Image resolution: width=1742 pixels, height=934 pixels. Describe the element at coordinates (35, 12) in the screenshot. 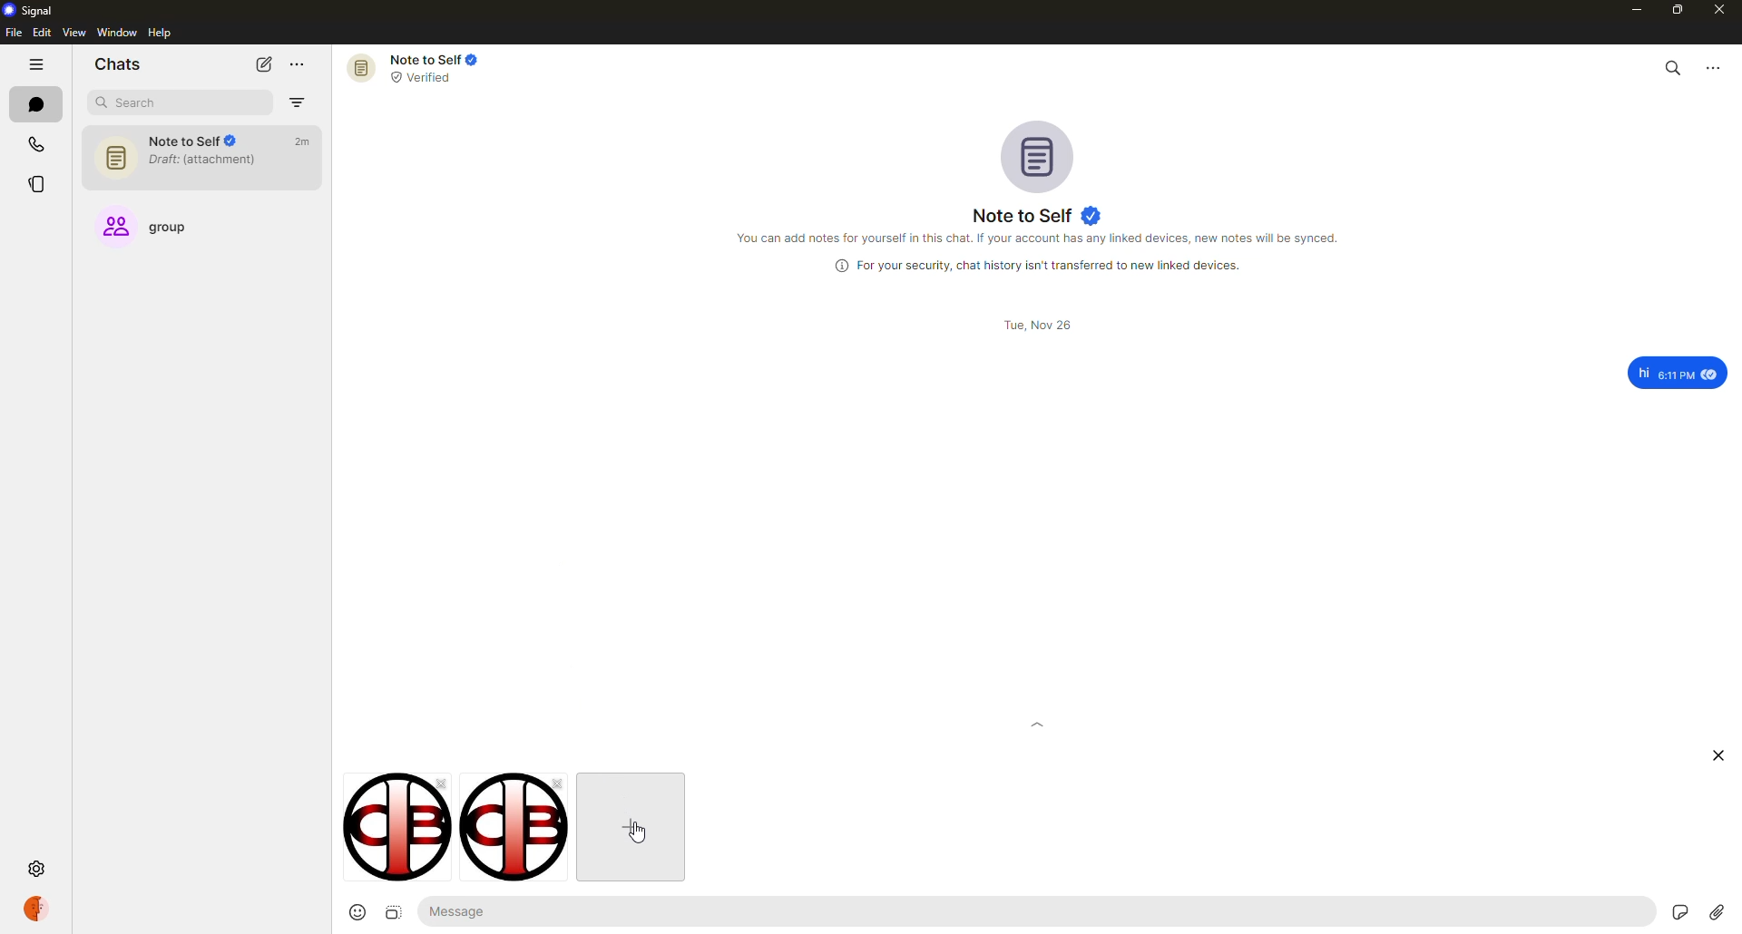

I see `signal` at that location.